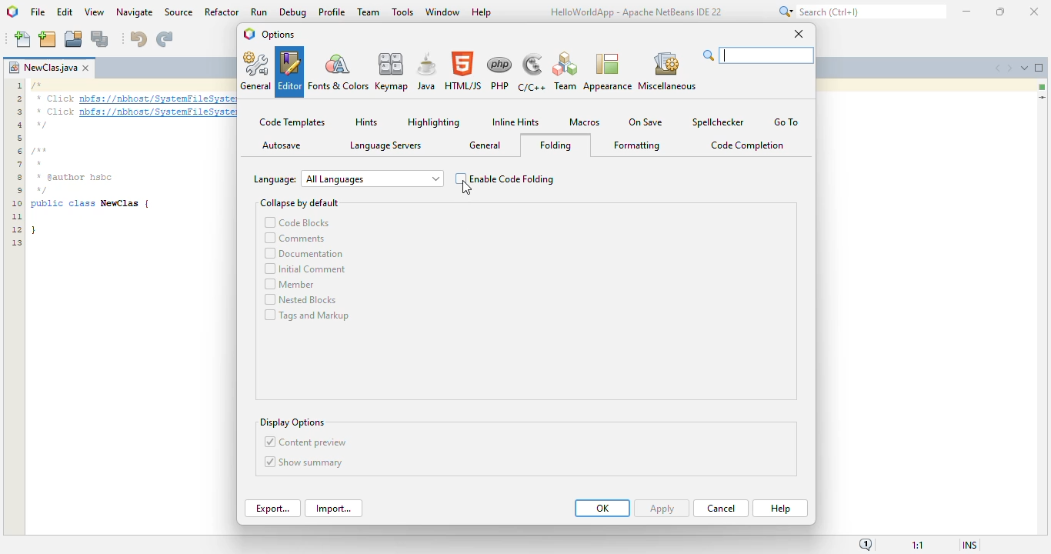 The height and width of the screenshot is (554, 1051). I want to click on java, so click(428, 72).